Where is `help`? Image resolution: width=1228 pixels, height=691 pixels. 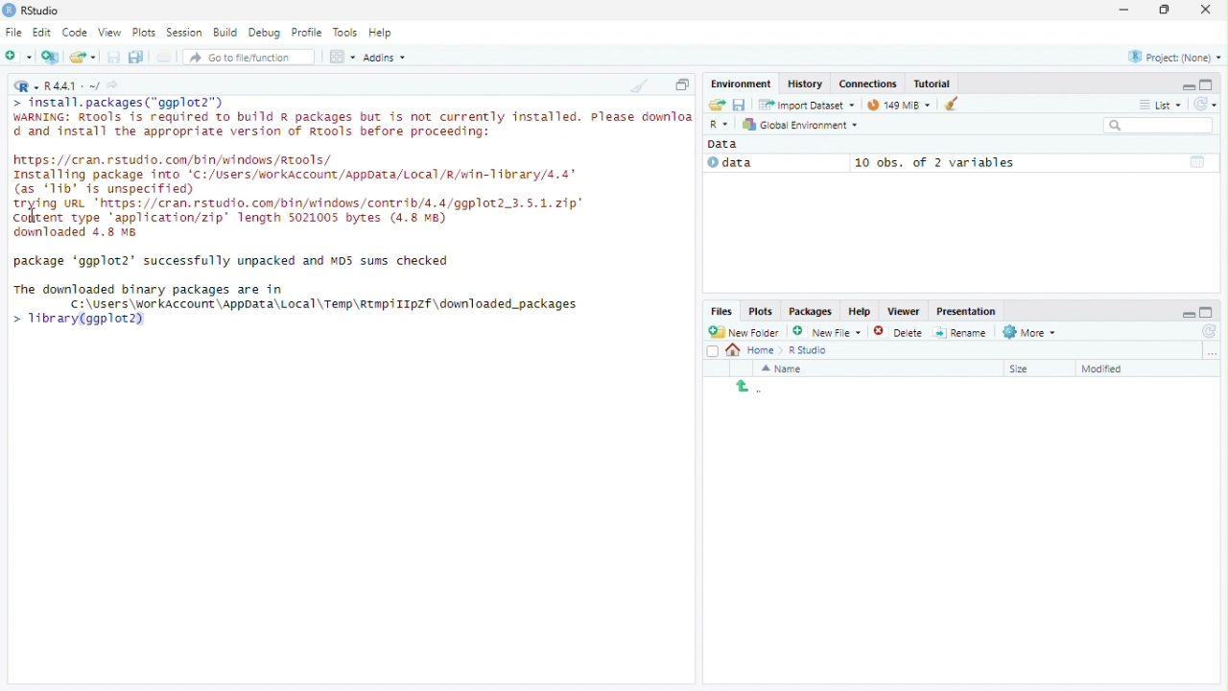 help is located at coordinates (858, 310).